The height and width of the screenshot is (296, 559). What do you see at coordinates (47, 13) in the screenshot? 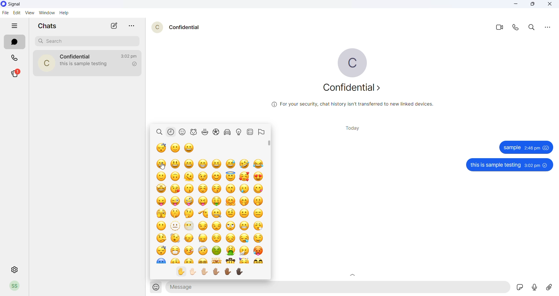
I see `window` at bounding box center [47, 13].